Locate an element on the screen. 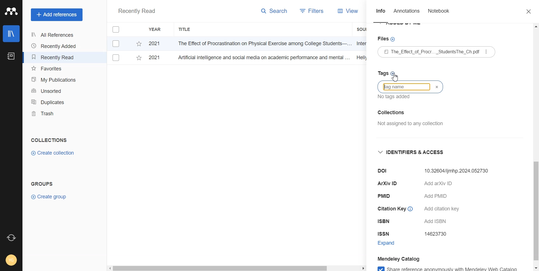 The image size is (539, 271). View is located at coordinates (348, 11).